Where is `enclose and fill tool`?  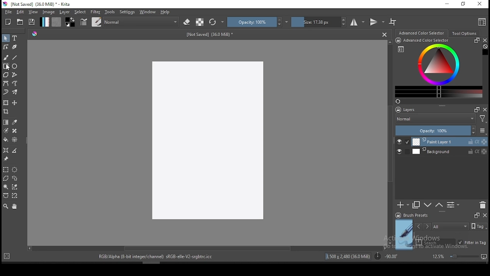 enclose and fill tool is located at coordinates (15, 140).